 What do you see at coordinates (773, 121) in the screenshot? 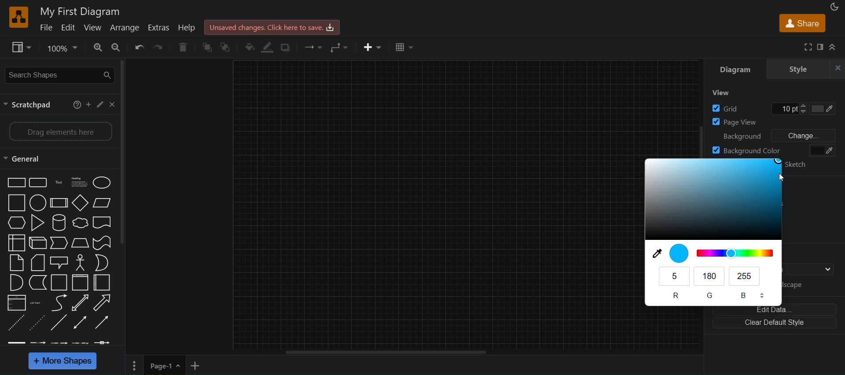
I see `page view` at bounding box center [773, 121].